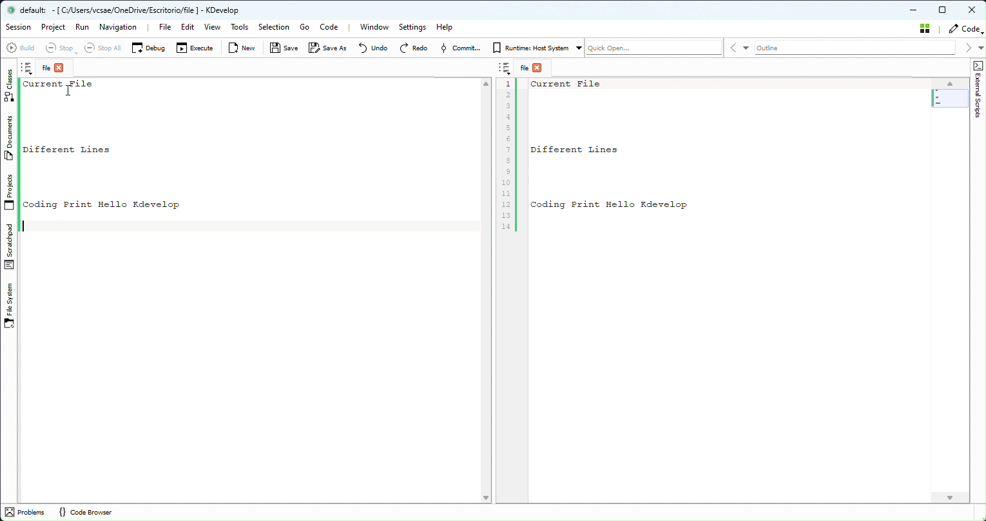  I want to click on Commit, so click(464, 46).